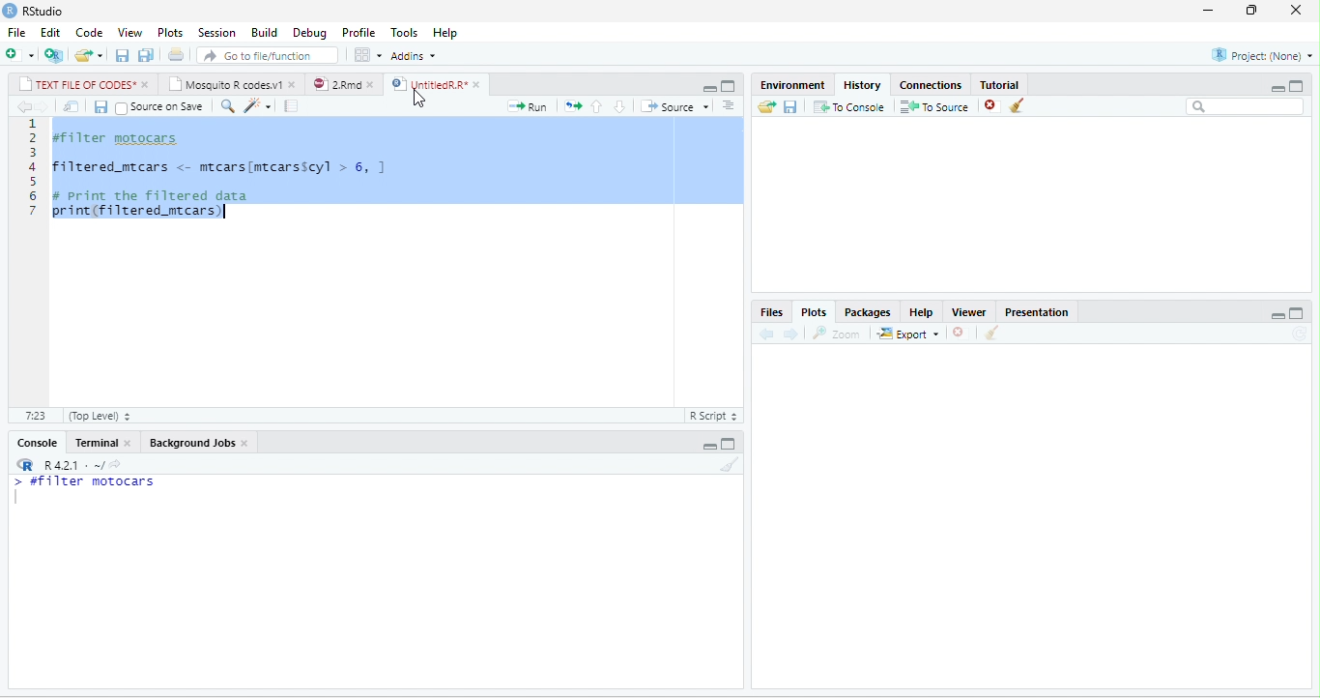  What do you see at coordinates (445, 33) in the screenshot?
I see `Help` at bounding box center [445, 33].